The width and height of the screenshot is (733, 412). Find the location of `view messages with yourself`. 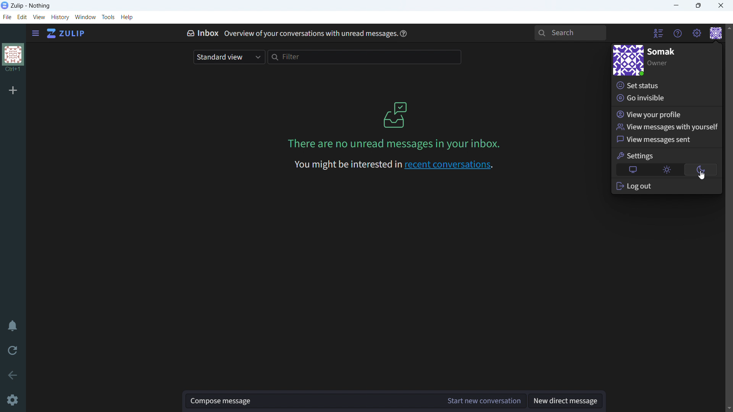

view messages with yourself is located at coordinates (667, 127).